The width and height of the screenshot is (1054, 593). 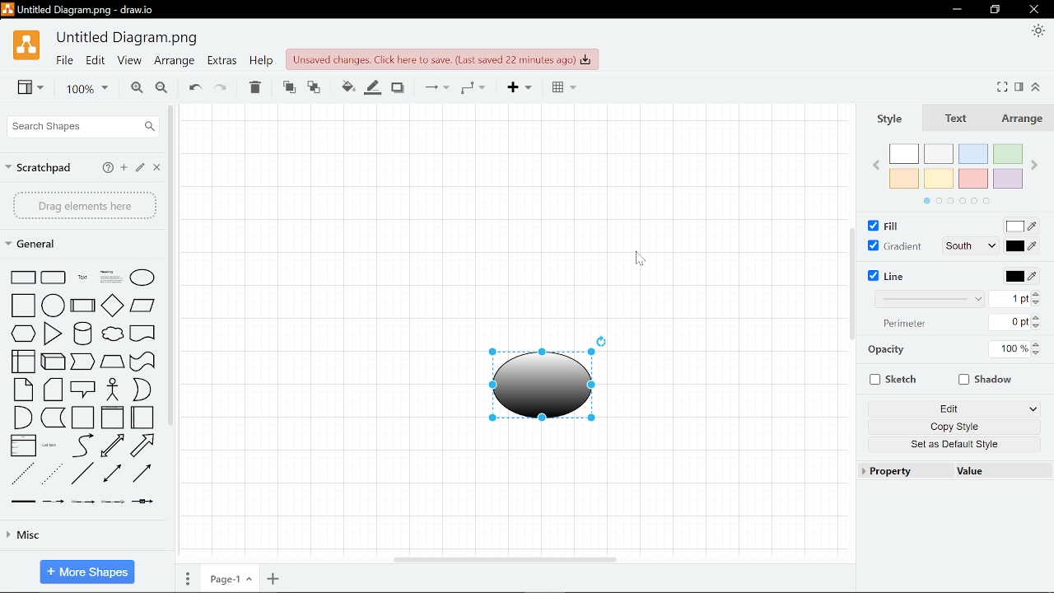 What do you see at coordinates (136, 87) in the screenshot?
I see `Zoom in` at bounding box center [136, 87].